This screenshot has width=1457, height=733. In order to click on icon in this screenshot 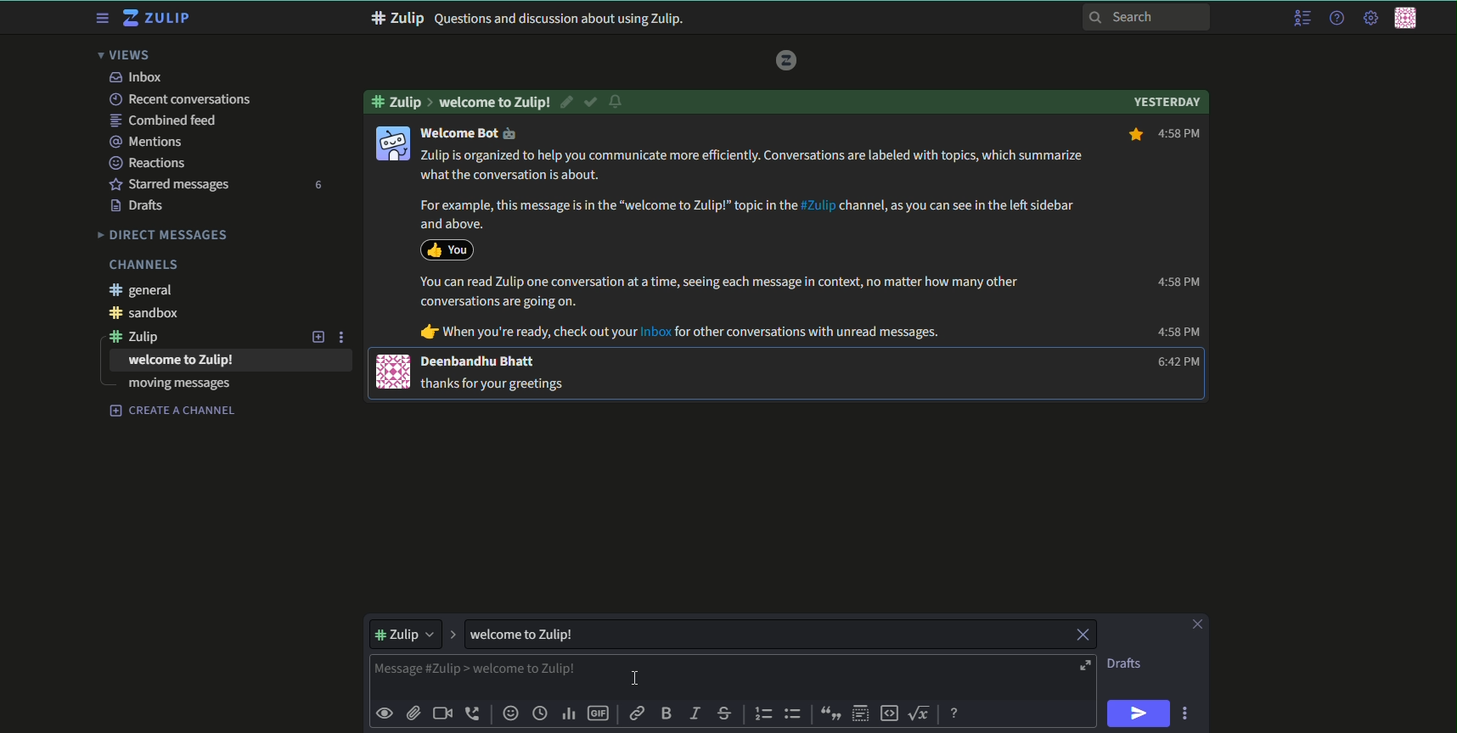, I will do `click(394, 372)`.